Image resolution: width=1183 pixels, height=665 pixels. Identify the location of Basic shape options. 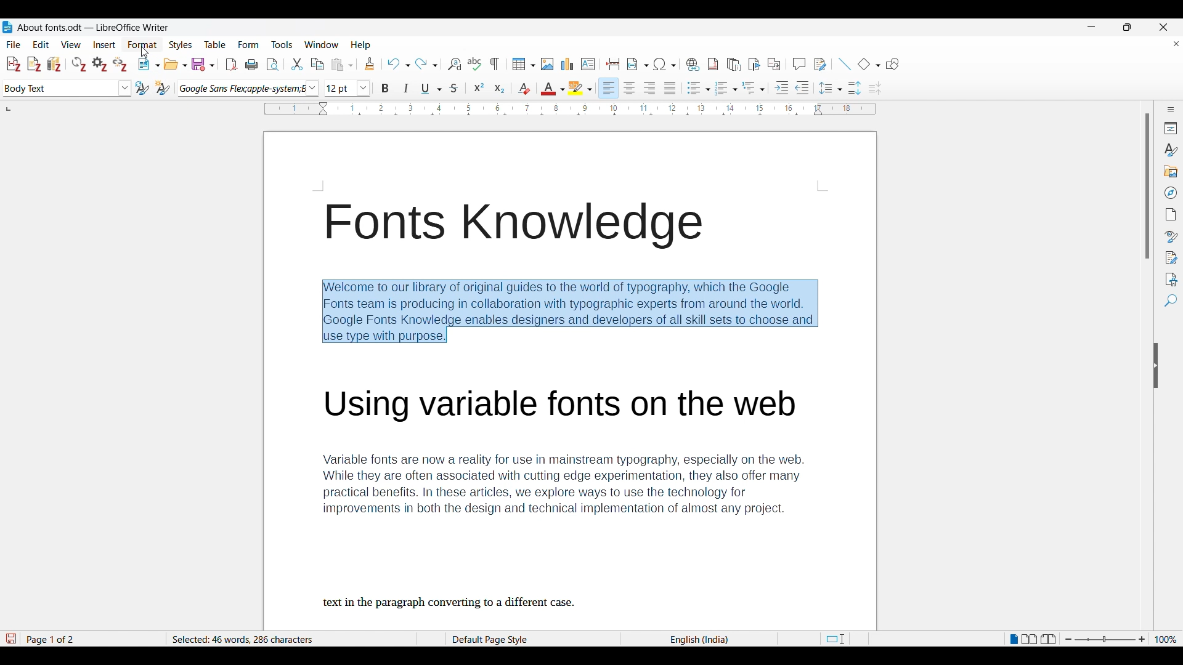
(869, 64).